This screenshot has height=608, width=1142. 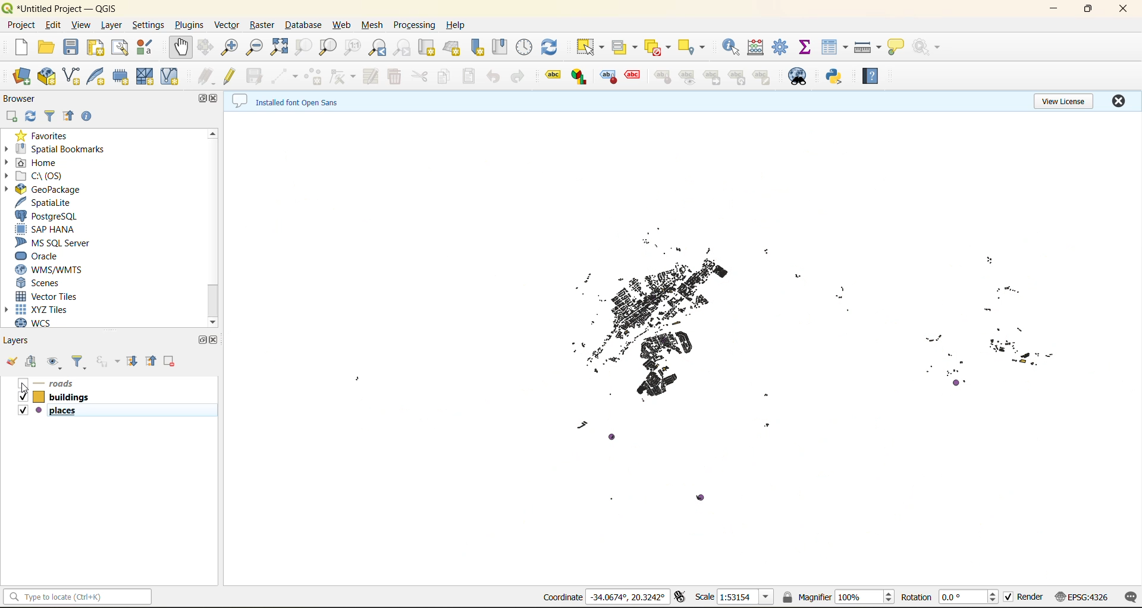 What do you see at coordinates (52, 309) in the screenshot?
I see `xyz tiles` at bounding box center [52, 309].